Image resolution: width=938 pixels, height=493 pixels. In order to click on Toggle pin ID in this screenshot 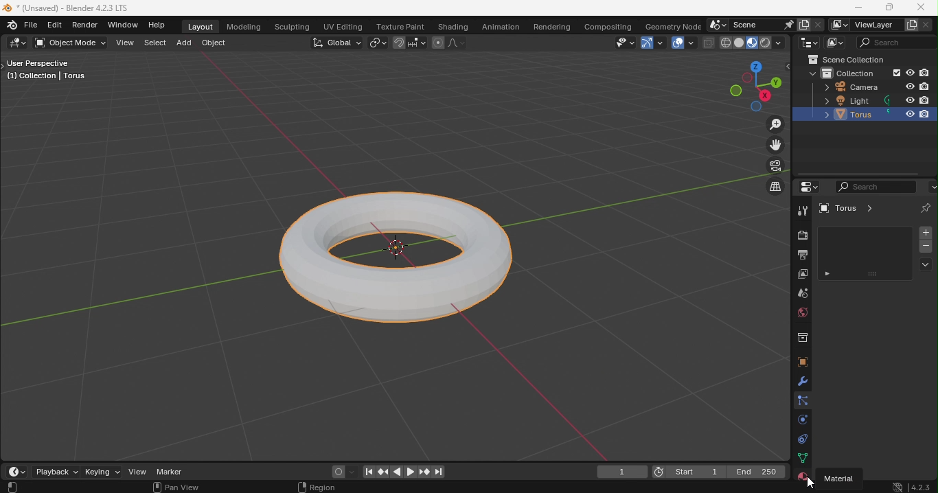, I will do `click(927, 208)`.